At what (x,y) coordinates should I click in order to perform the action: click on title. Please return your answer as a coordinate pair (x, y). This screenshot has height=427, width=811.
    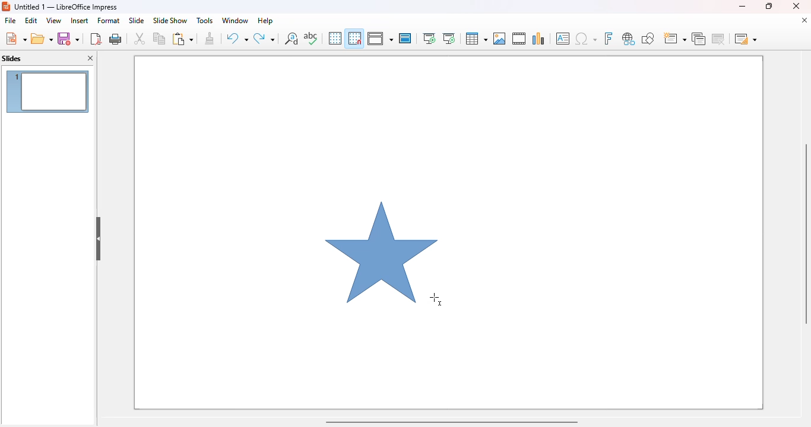
    Looking at the image, I should click on (66, 7).